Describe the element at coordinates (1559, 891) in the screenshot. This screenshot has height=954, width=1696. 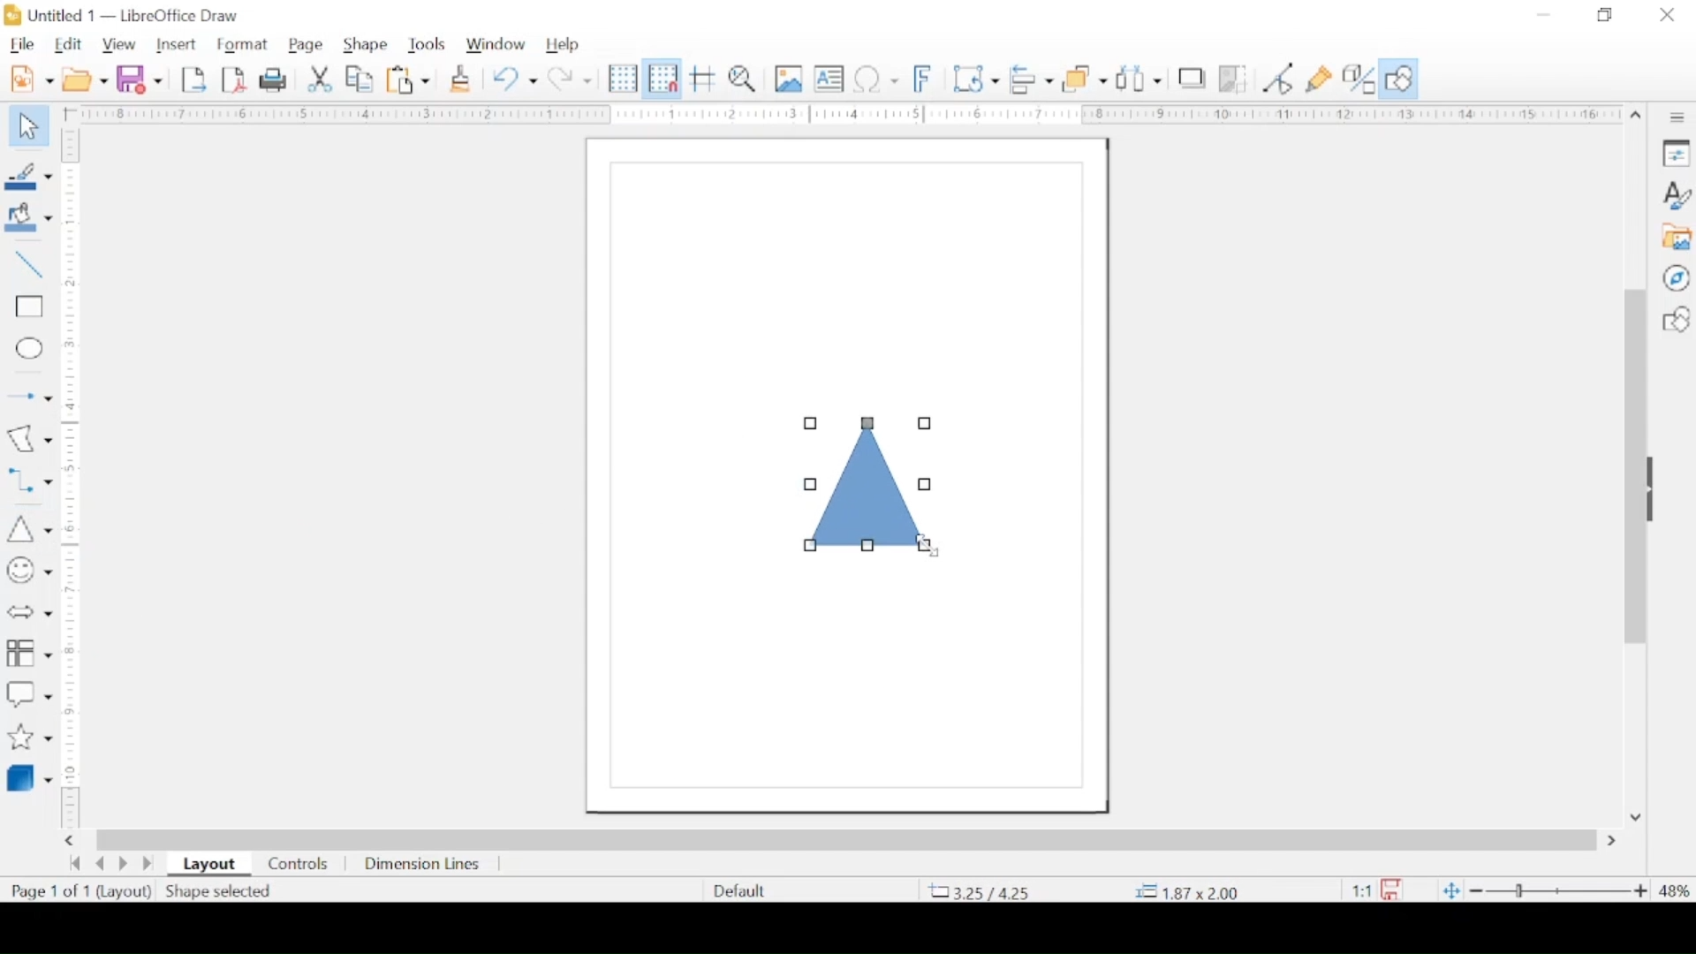
I see `zoom slider` at that location.